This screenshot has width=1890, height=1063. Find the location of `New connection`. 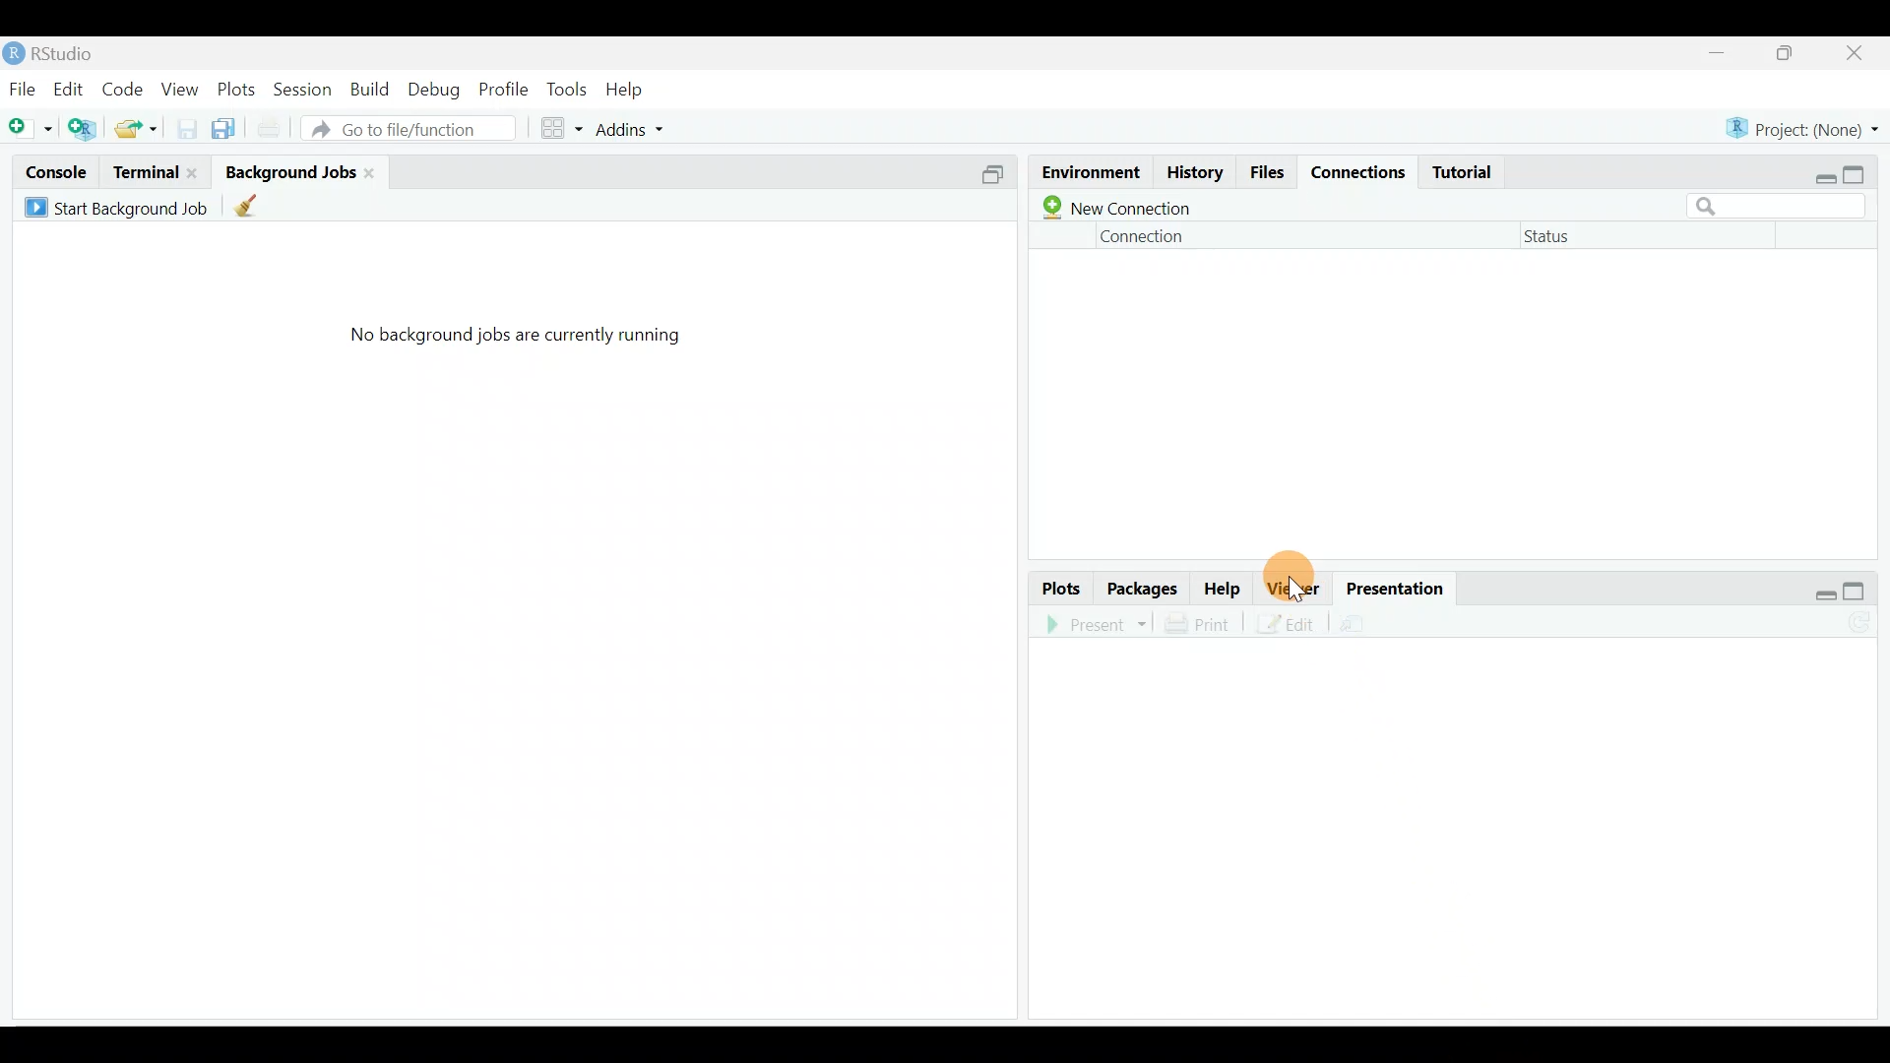

New connection is located at coordinates (1112, 208).